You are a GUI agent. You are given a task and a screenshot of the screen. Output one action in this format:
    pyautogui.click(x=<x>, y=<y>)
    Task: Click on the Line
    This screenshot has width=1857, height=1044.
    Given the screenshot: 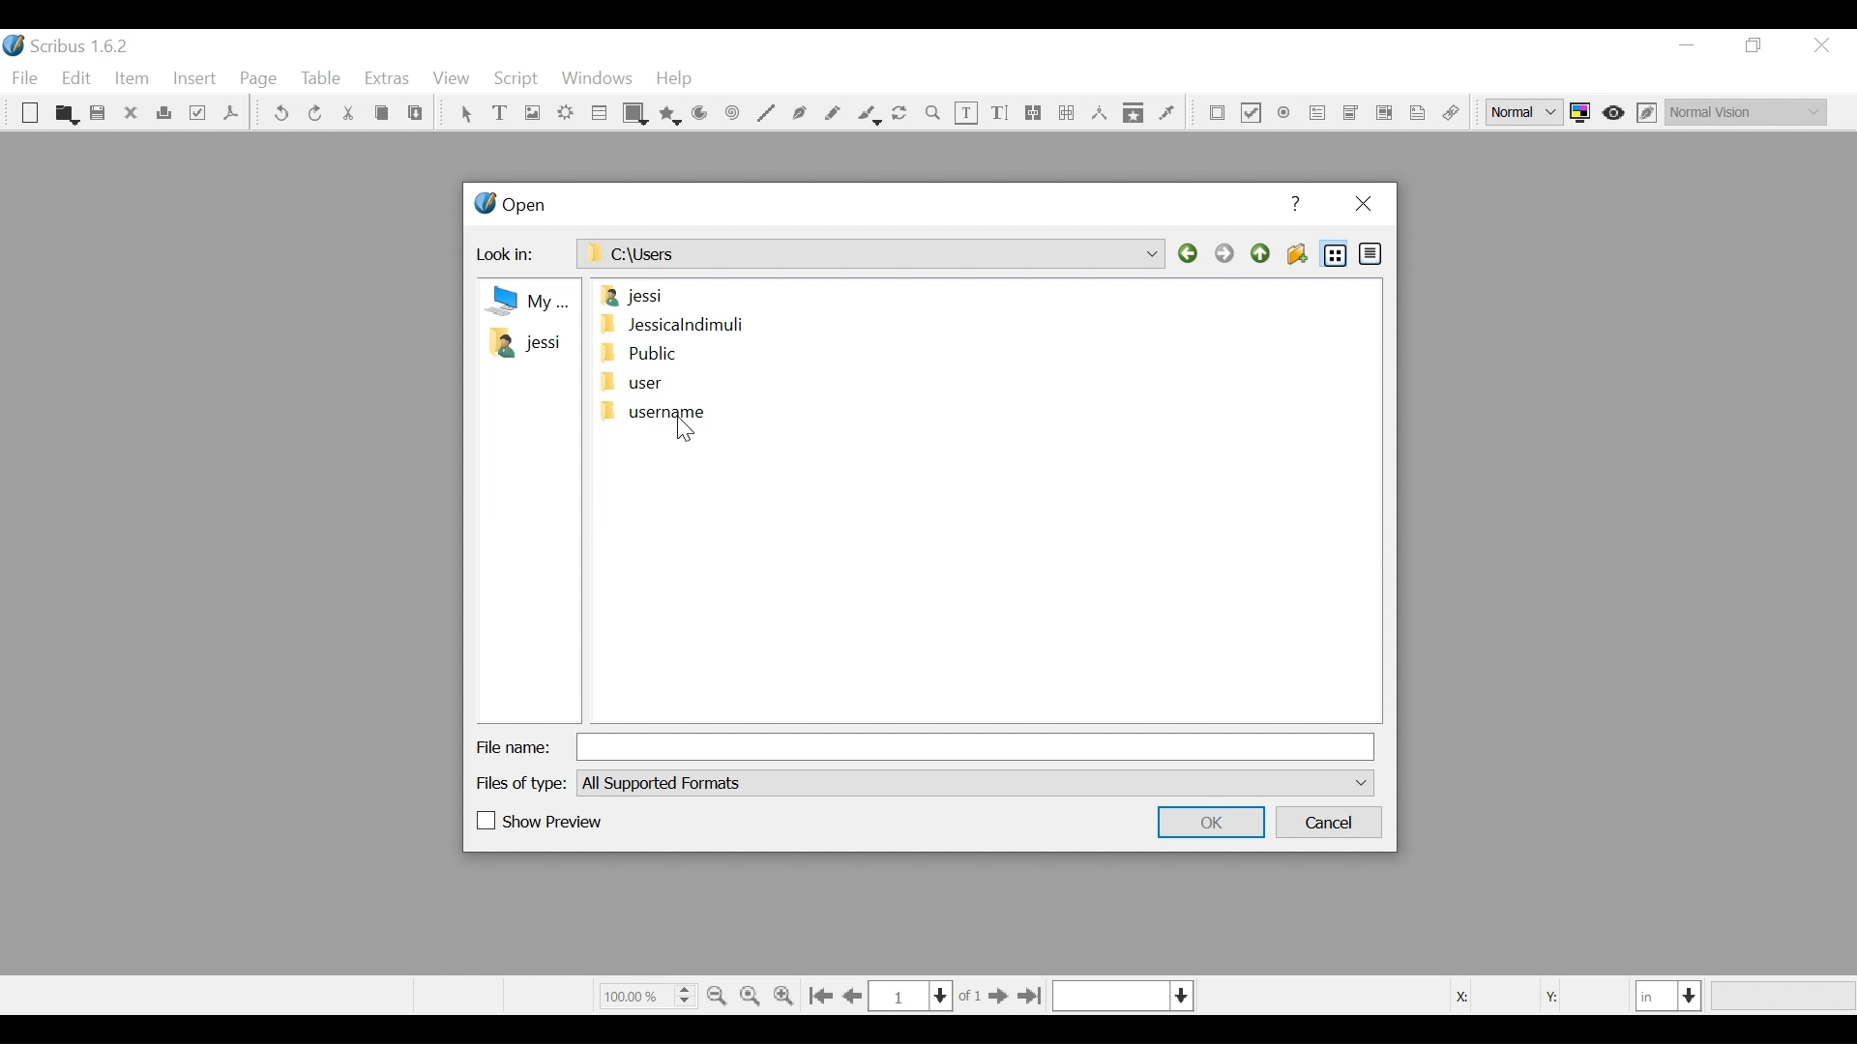 What is the action you would take?
    pyautogui.click(x=765, y=114)
    